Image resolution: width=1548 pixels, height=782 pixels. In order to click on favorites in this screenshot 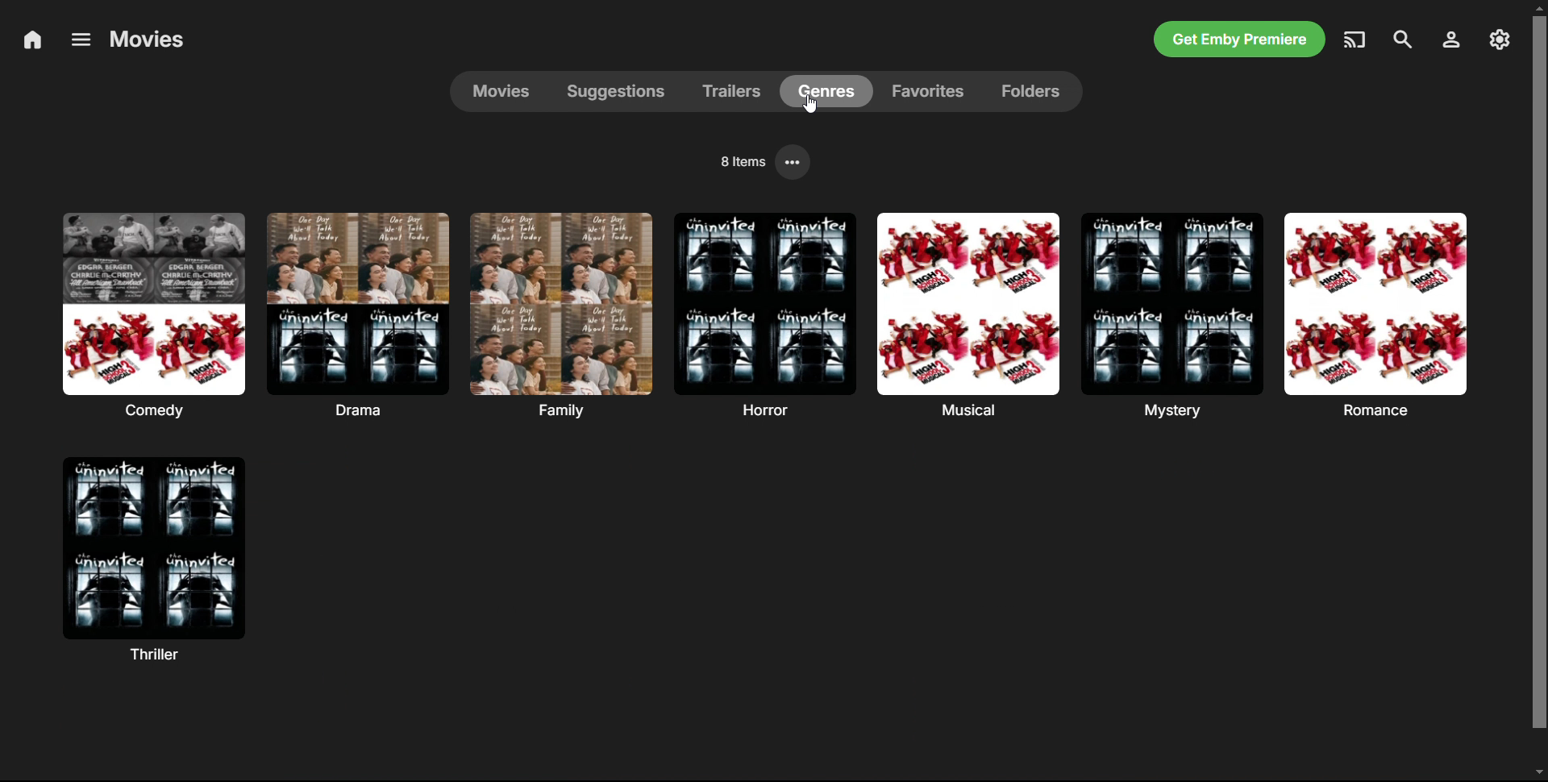, I will do `click(930, 92)`.